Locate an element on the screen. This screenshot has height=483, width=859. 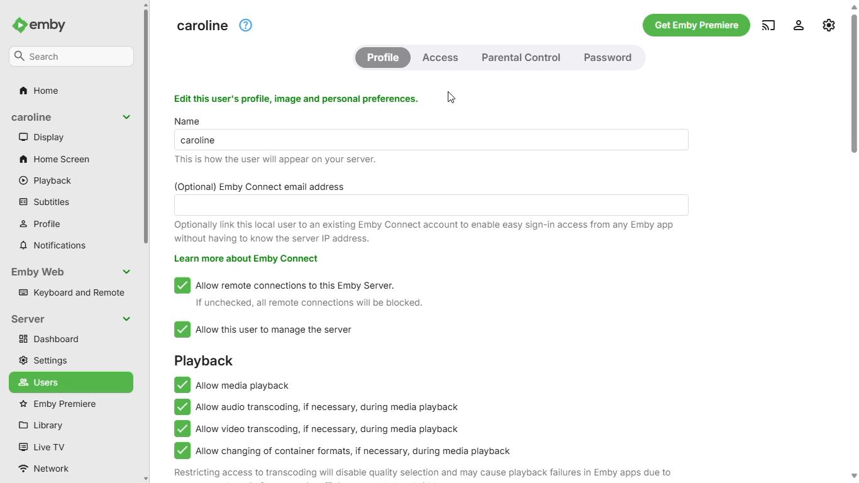
search bar is located at coordinates (72, 57).